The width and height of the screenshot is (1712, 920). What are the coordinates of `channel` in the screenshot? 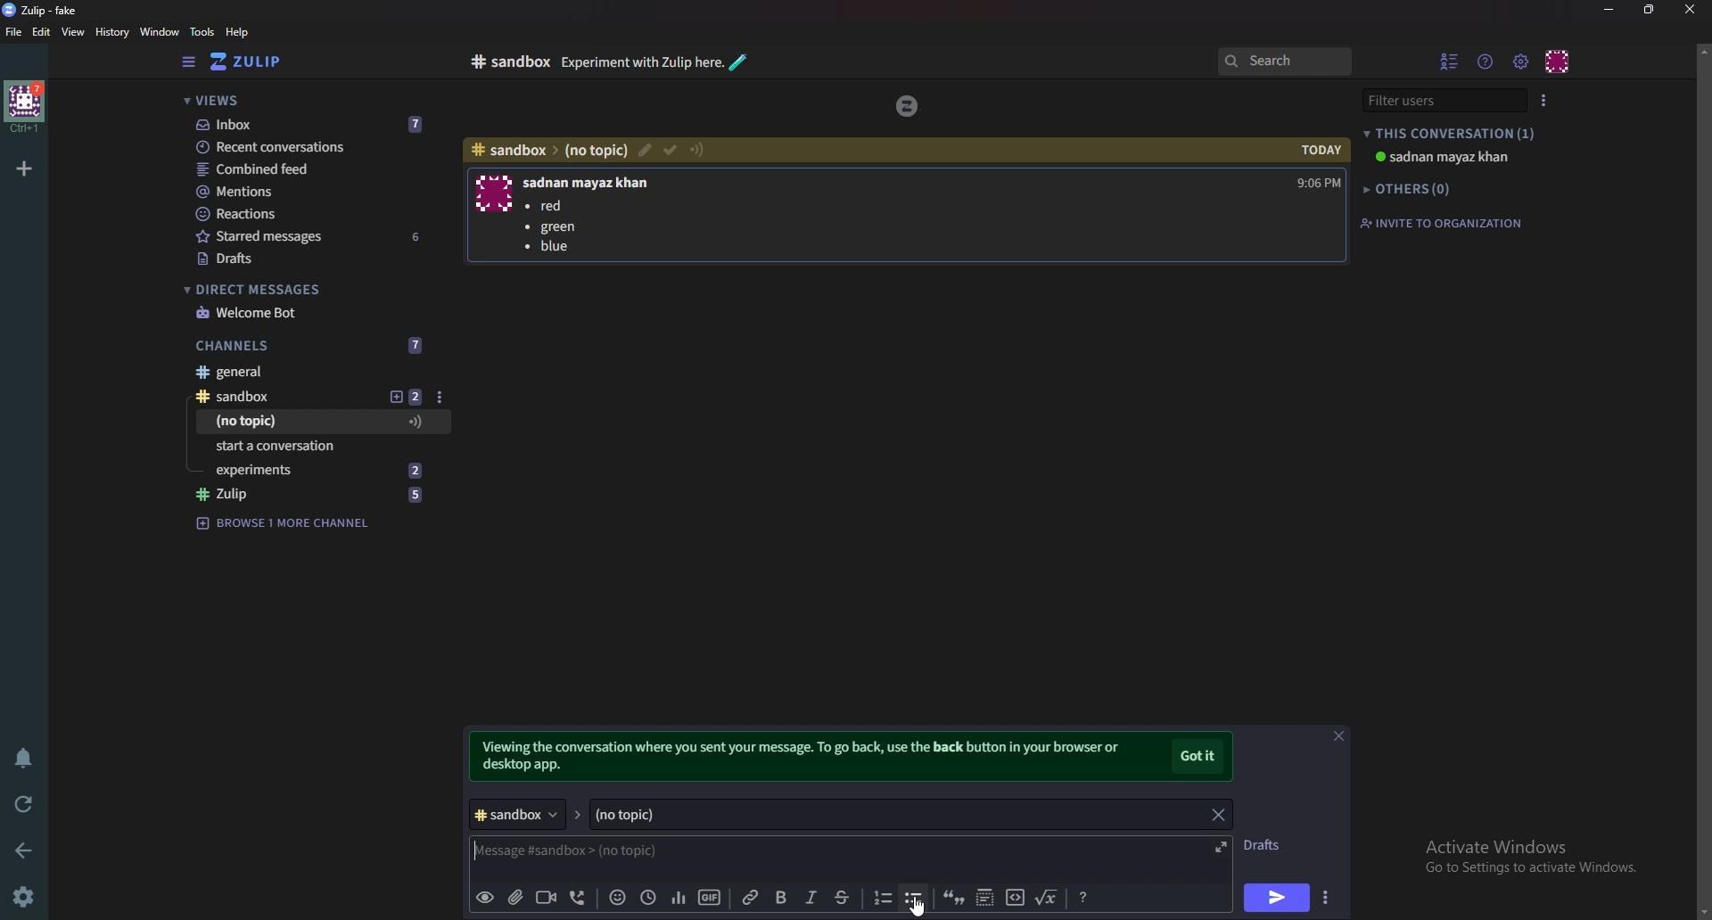 It's located at (521, 815).